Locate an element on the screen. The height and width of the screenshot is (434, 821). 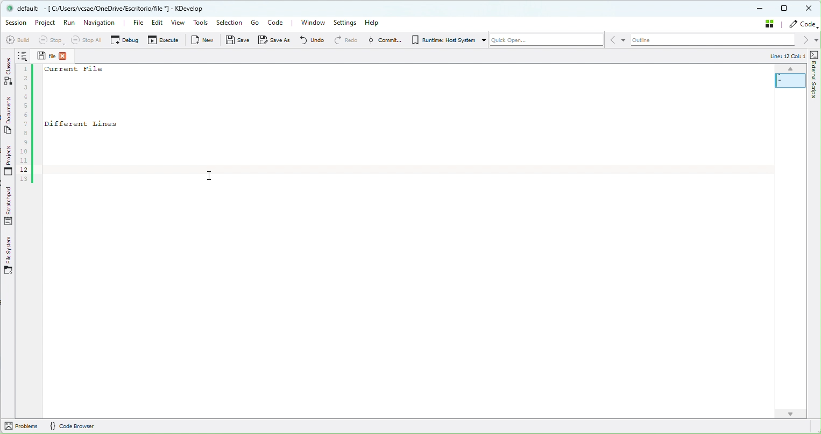
Quick Open is located at coordinates (547, 40).